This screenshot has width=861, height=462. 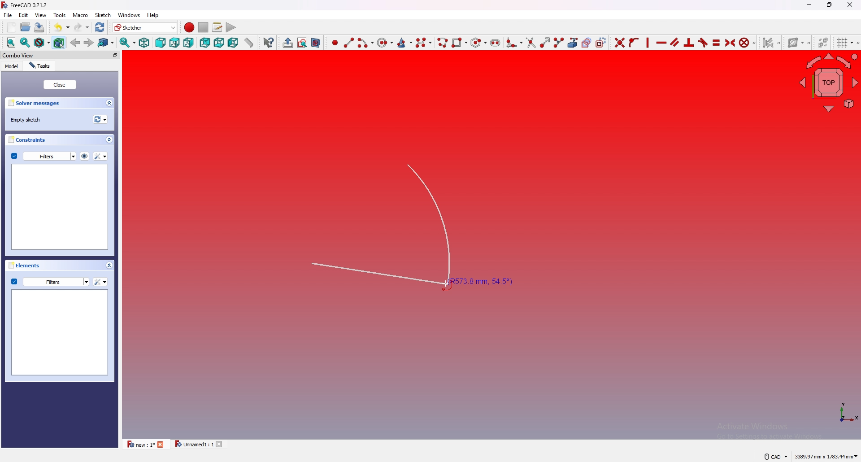 What do you see at coordinates (365, 43) in the screenshot?
I see `create arc` at bounding box center [365, 43].